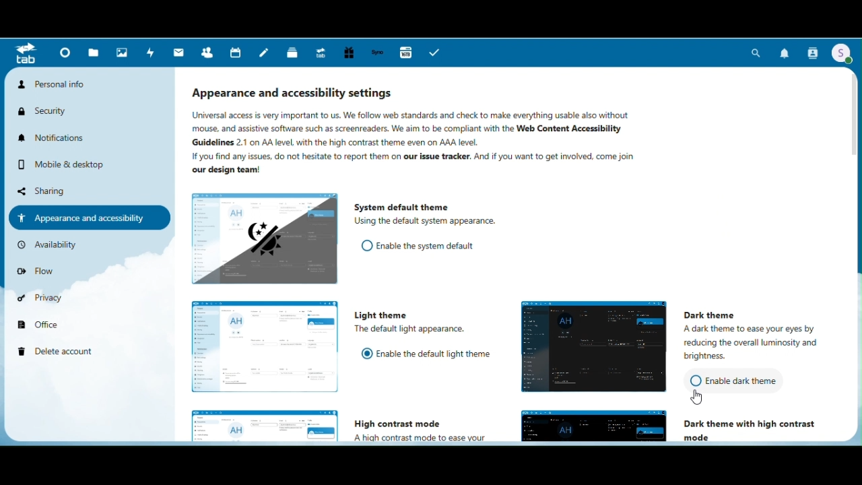 Image resolution: width=862 pixels, height=485 pixels. I want to click on deck, so click(292, 53).